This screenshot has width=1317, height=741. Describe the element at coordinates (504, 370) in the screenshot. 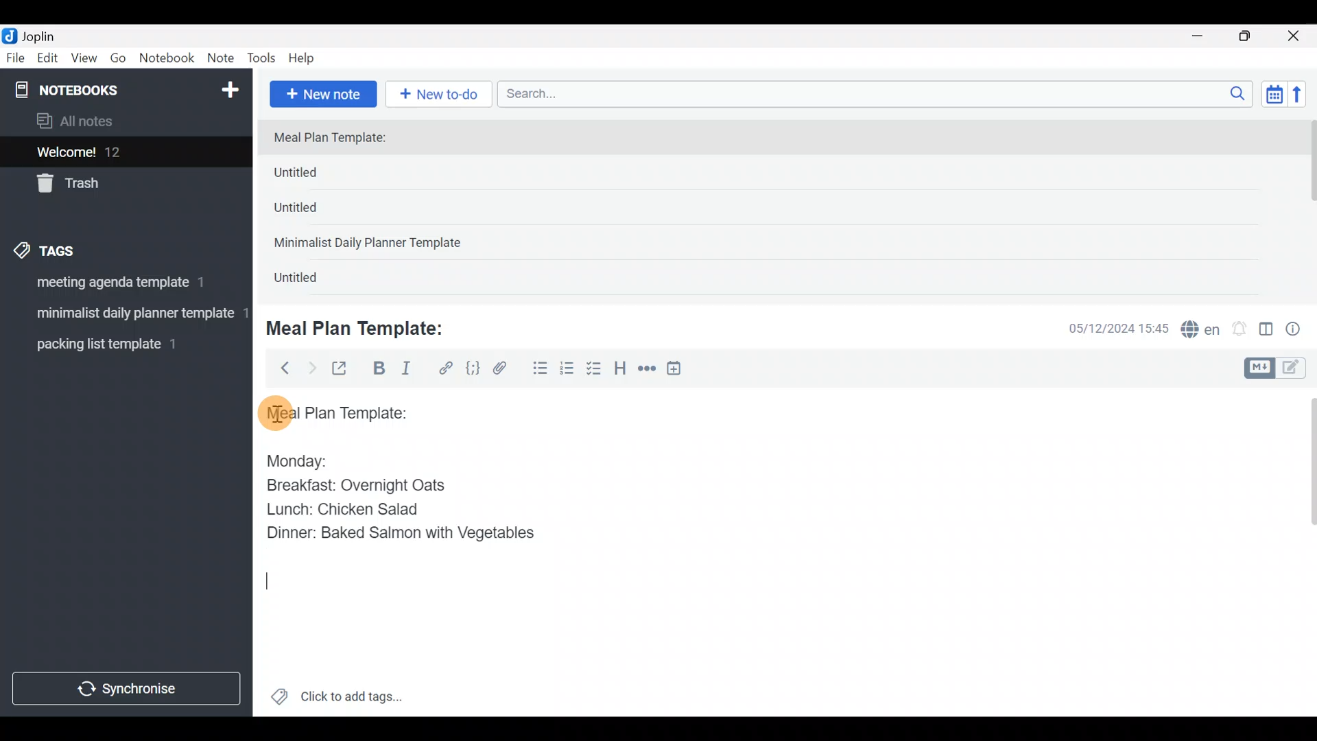

I see `Attach file` at that location.